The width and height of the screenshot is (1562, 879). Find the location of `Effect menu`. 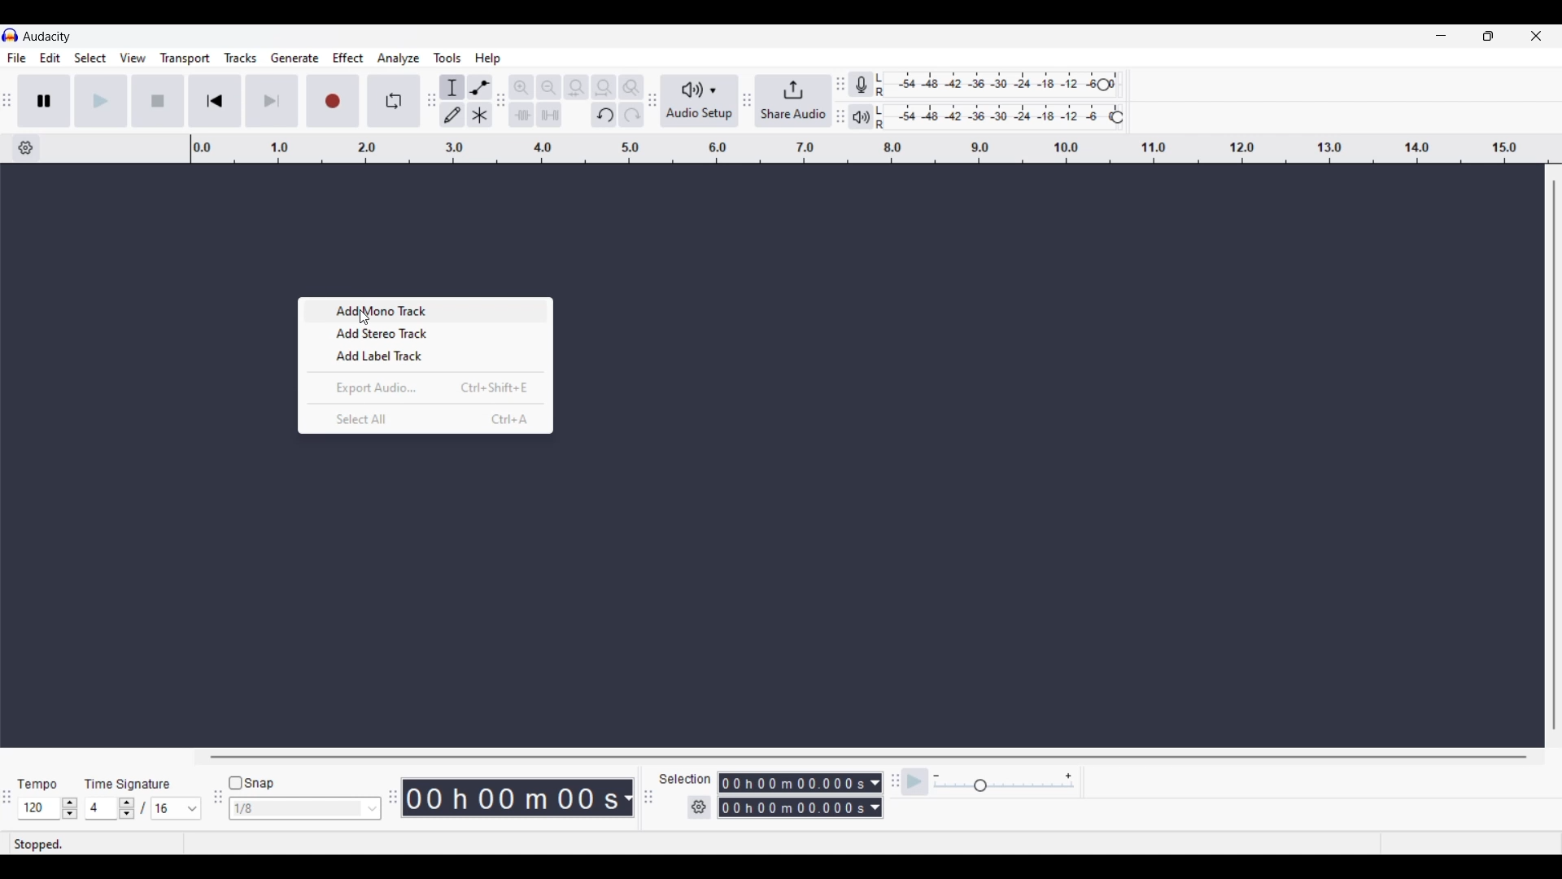

Effect menu is located at coordinates (349, 58).